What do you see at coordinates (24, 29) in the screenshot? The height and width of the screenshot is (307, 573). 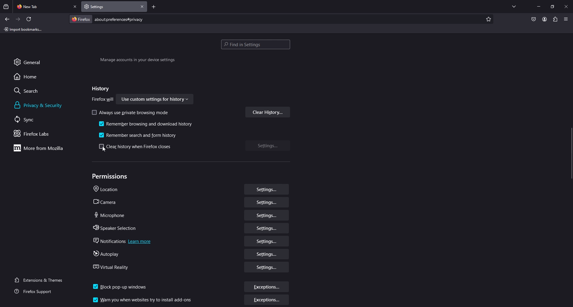 I see `import bookmarks` at bounding box center [24, 29].